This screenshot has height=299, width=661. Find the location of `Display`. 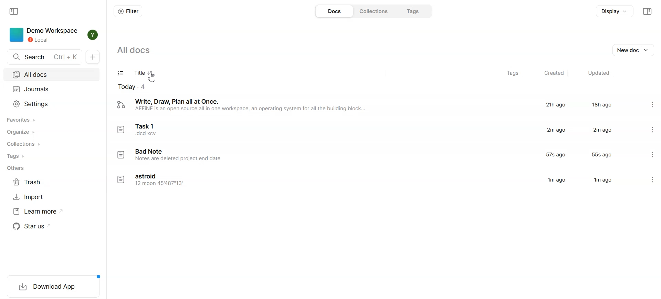

Display is located at coordinates (615, 11).